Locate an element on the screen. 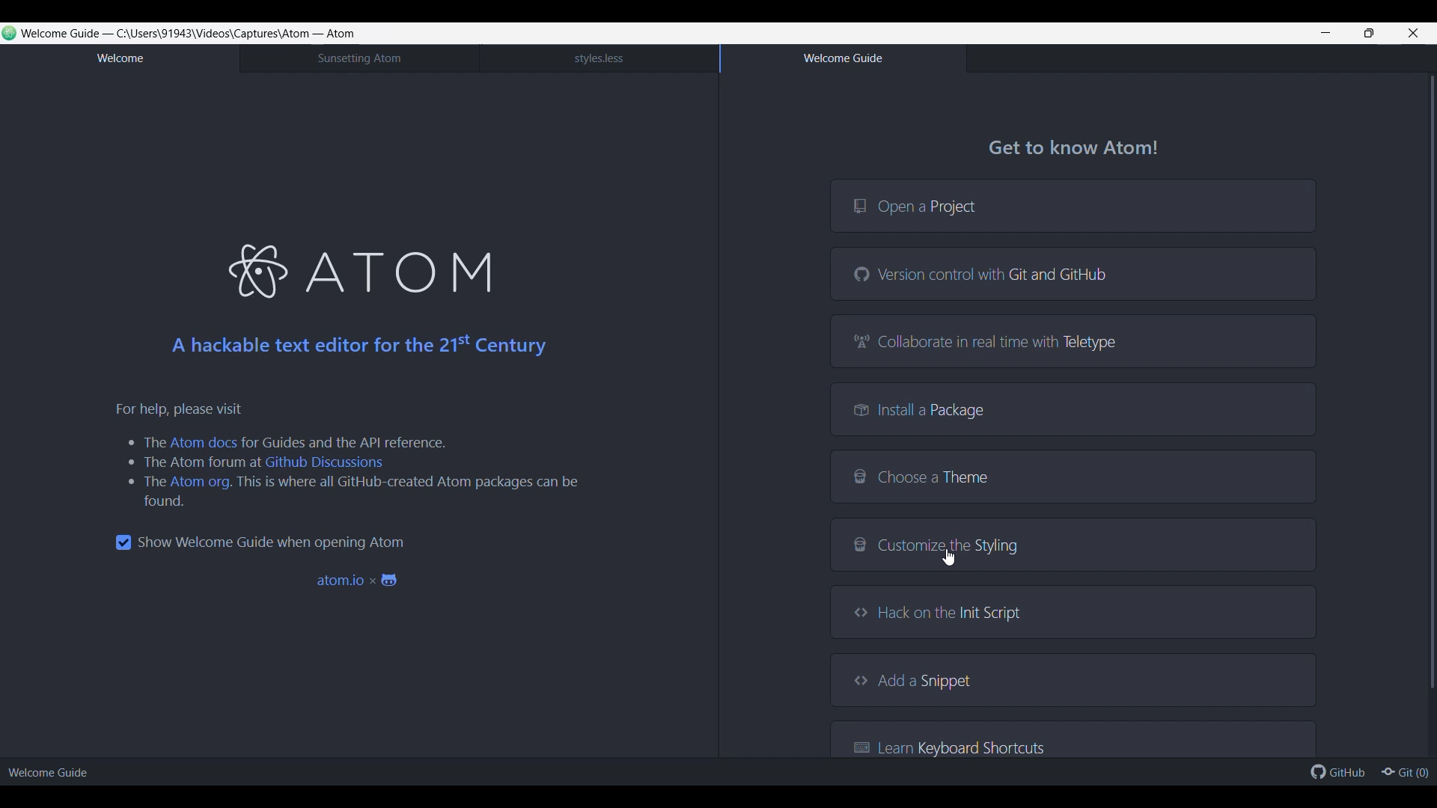  this is where all GitHub-created Atom packages can be is located at coordinates (415, 484).